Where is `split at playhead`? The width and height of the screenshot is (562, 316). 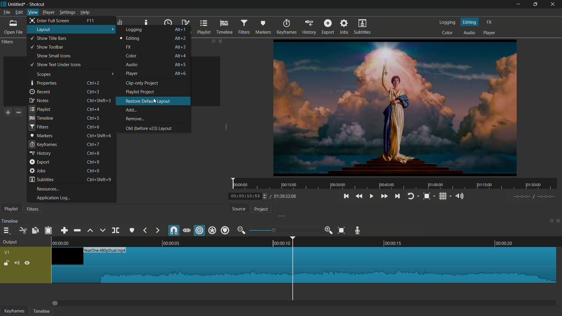 split at playhead is located at coordinates (115, 231).